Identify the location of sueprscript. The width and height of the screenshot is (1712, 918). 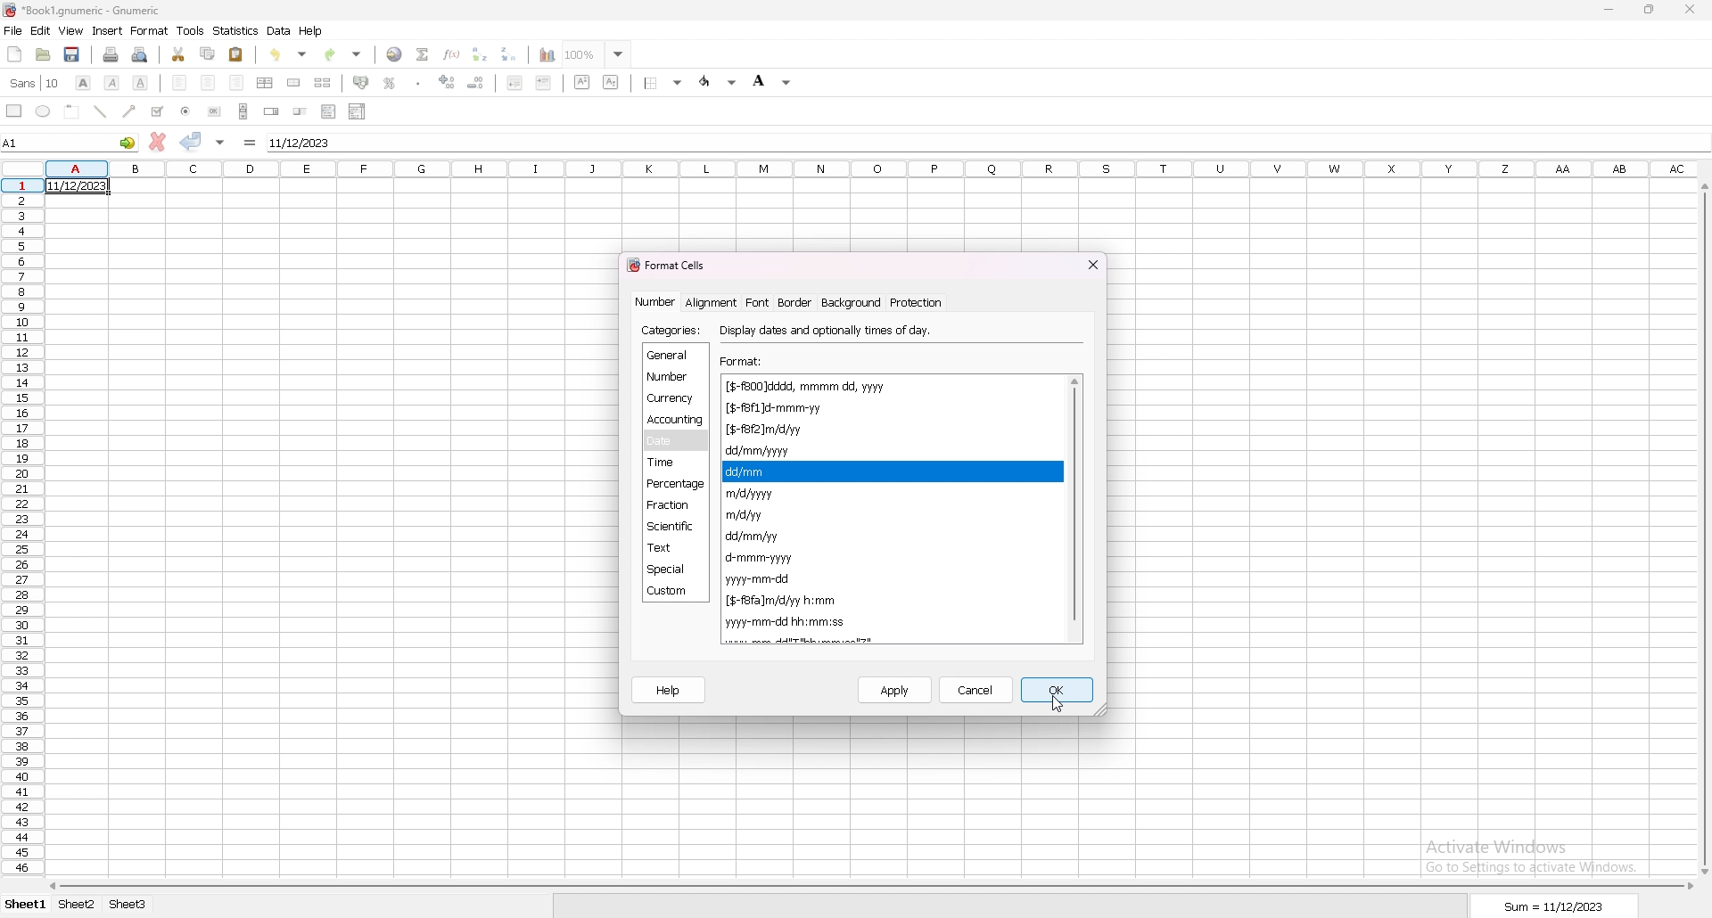
(582, 82).